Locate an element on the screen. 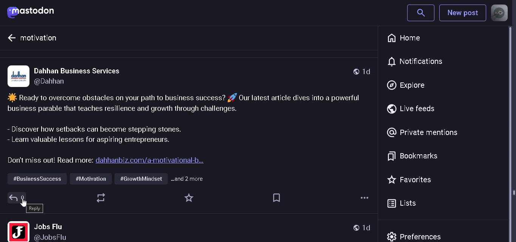  reply or comment is located at coordinates (16, 198).